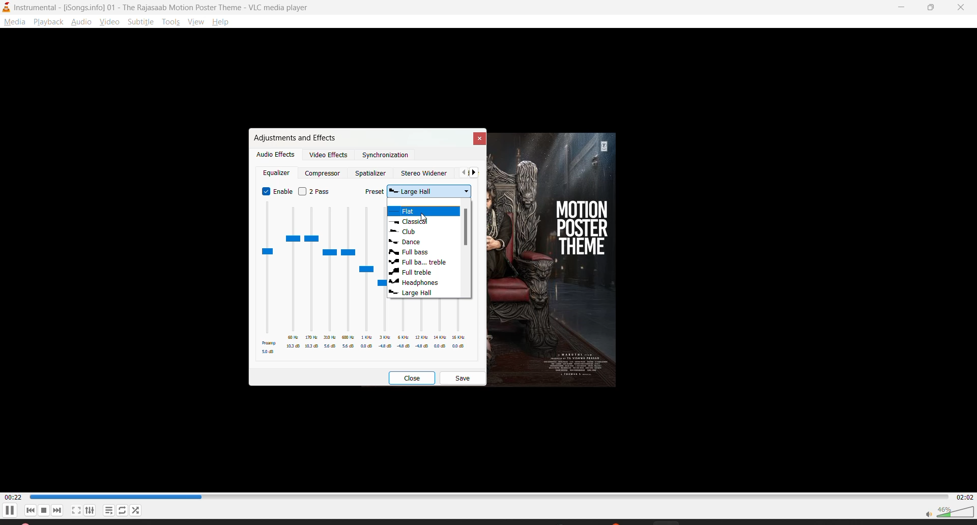 This screenshot has height=525, width=977. What do you see at coordinates (415, 283) in the screenshot?
I see `headphone` at bounding box center [415, 283].